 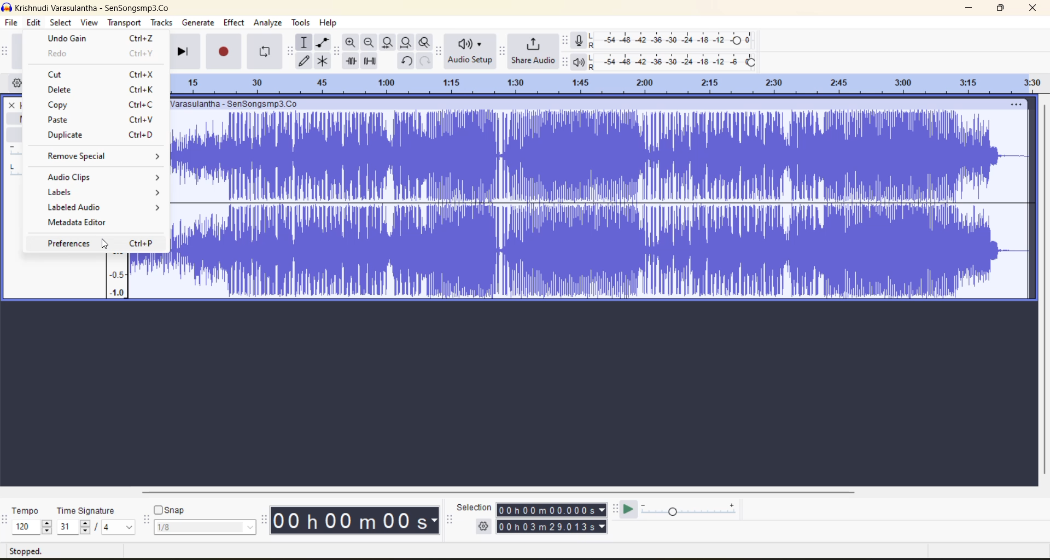 I want to click on share audio toolbar, so click(x=503, y=50).